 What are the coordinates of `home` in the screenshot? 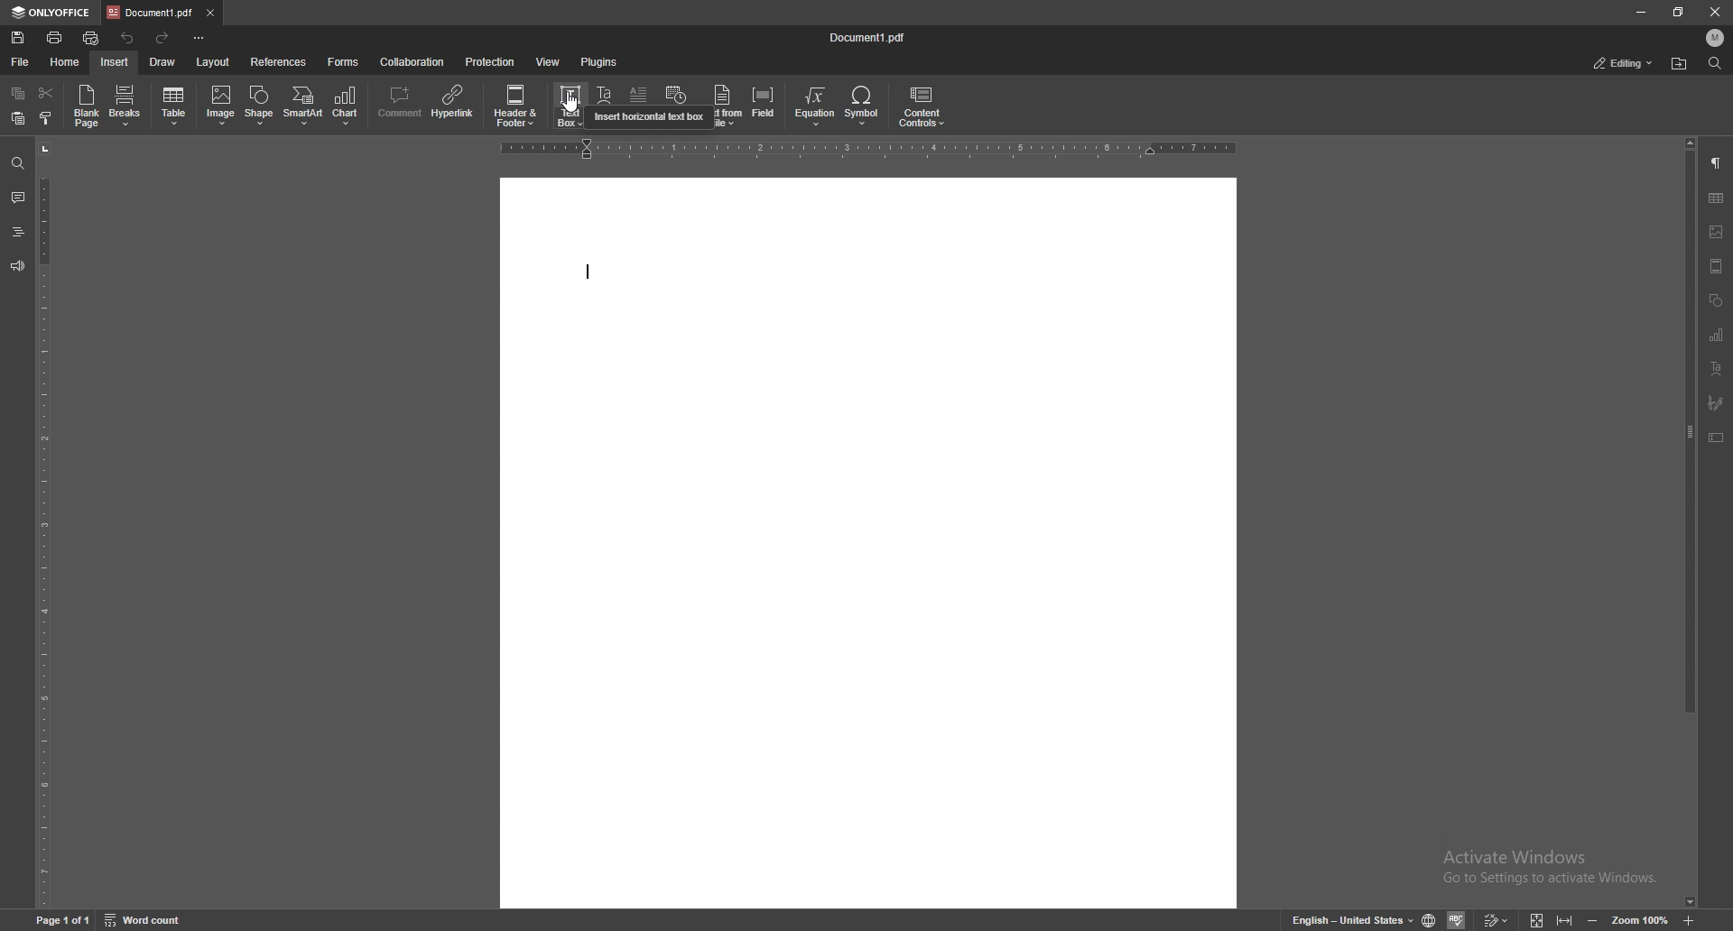 It's located at (65, 63).